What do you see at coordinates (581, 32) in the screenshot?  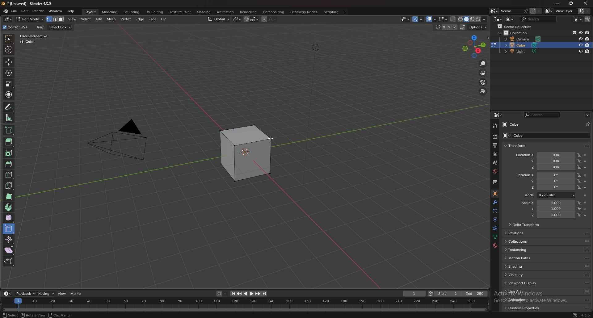 I see `hide in viewport` at bounding box center [581, 32].